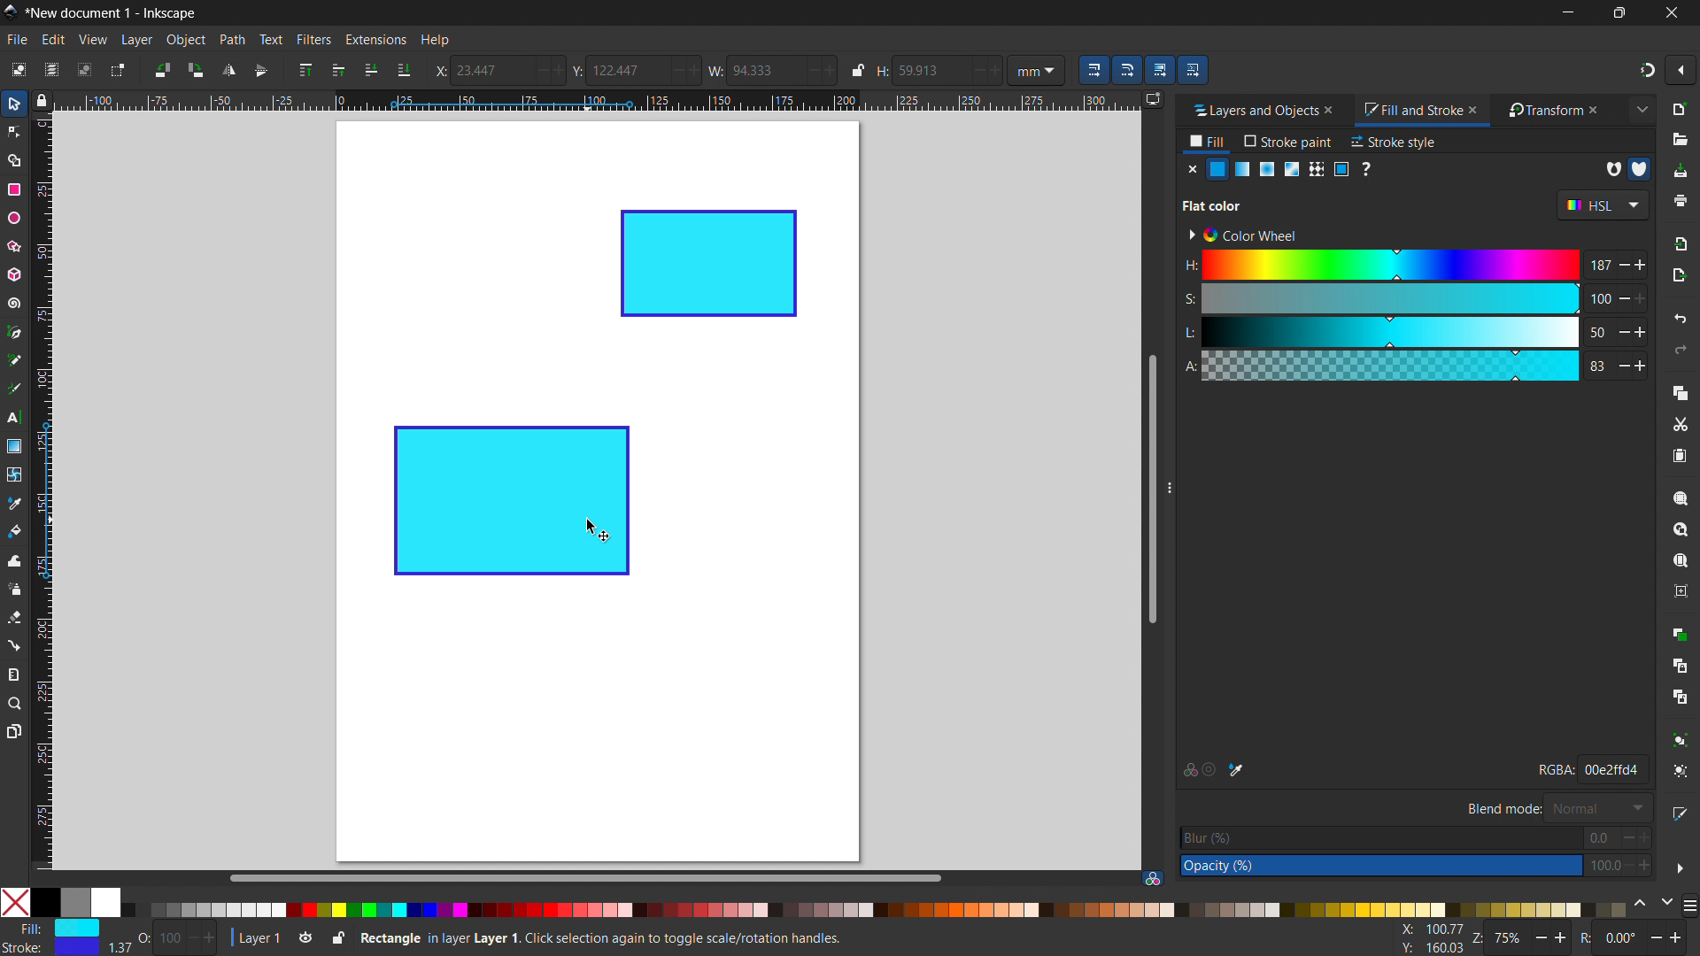 This screenshot has height=956, width=1700. What do you see at coordinates (1681, 561) in the screenshot?
I see `zoom page` at bounding box center [1681, 561].